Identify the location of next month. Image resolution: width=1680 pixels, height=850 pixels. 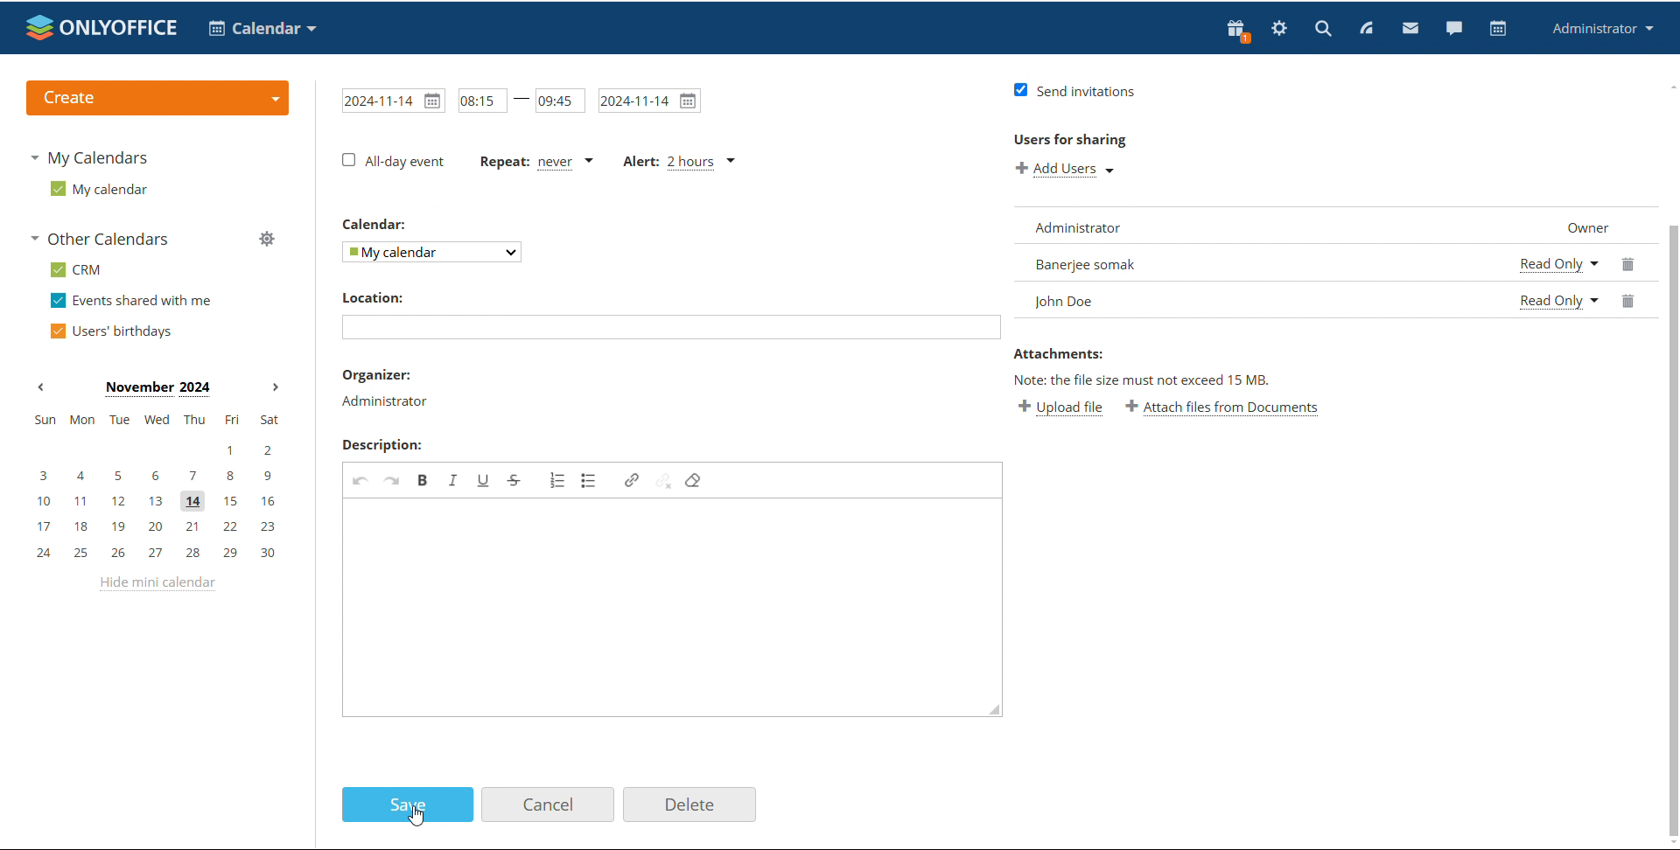
(276, 388).